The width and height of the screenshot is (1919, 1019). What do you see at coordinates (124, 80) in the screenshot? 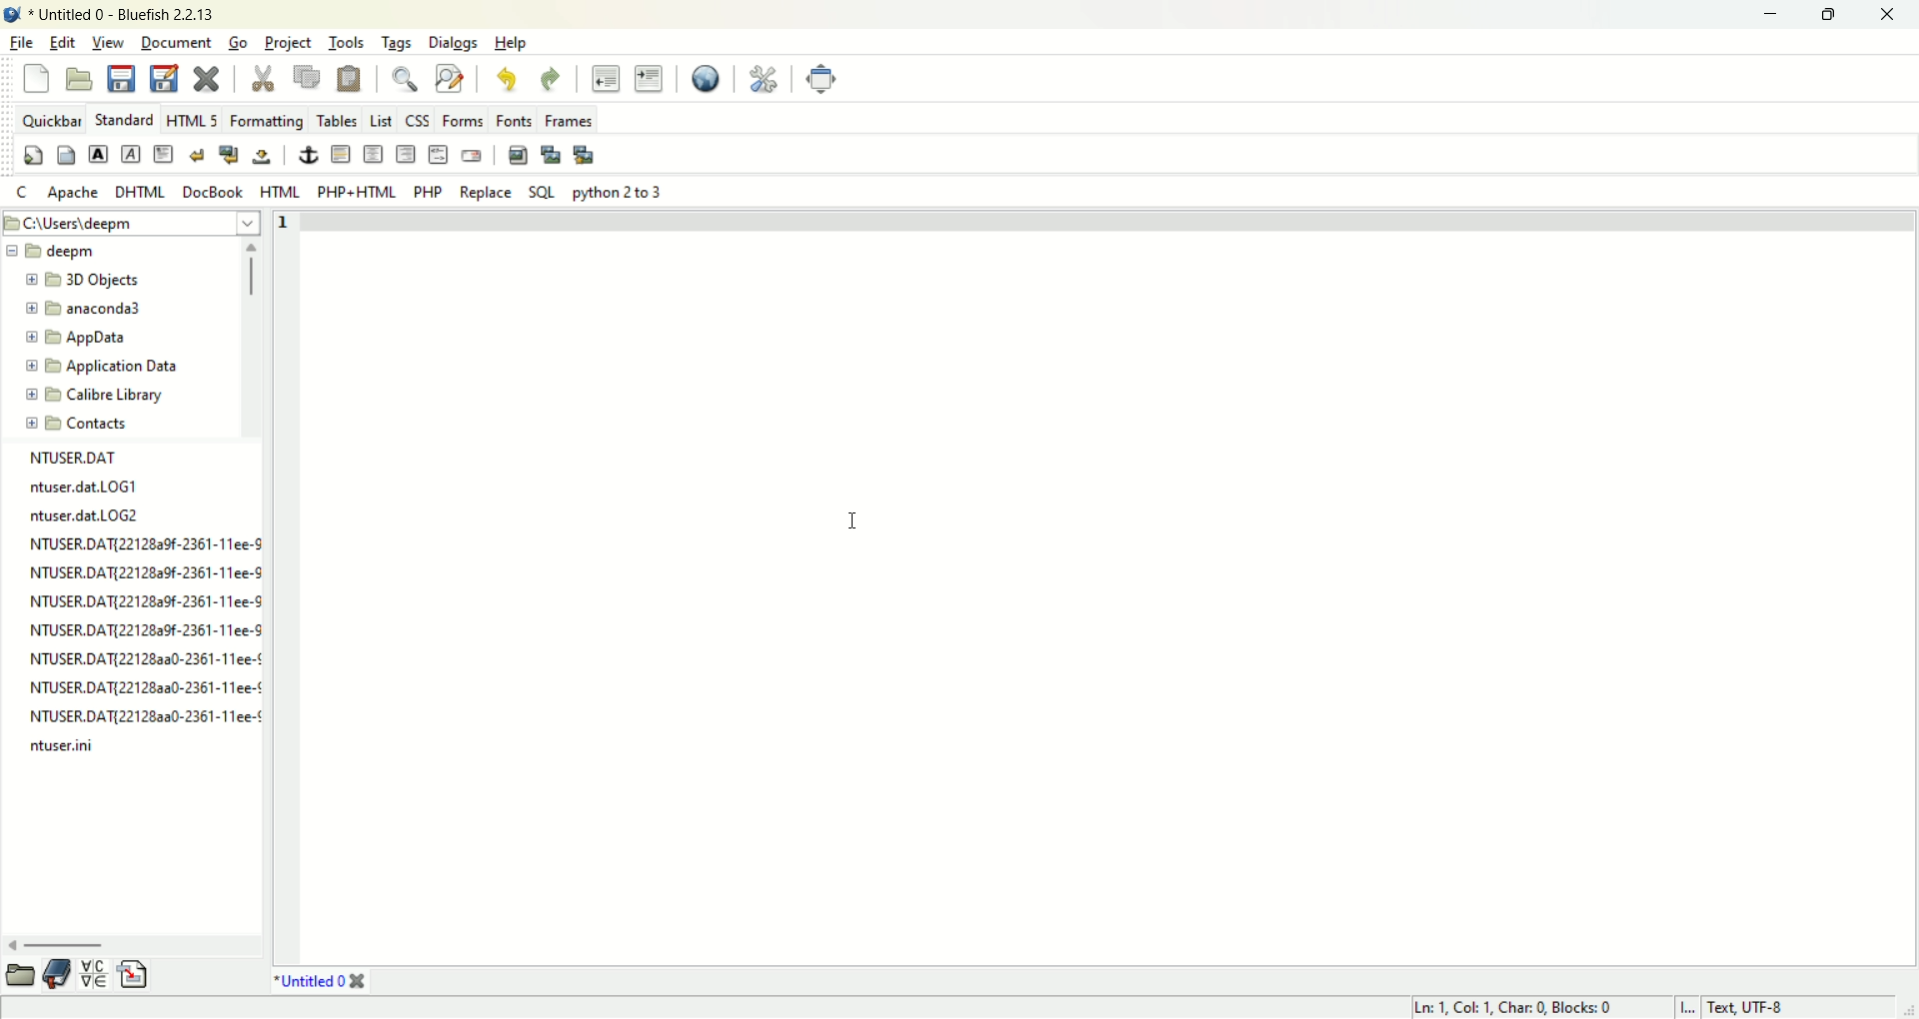
I see `save` at bounding box center [124, 80].